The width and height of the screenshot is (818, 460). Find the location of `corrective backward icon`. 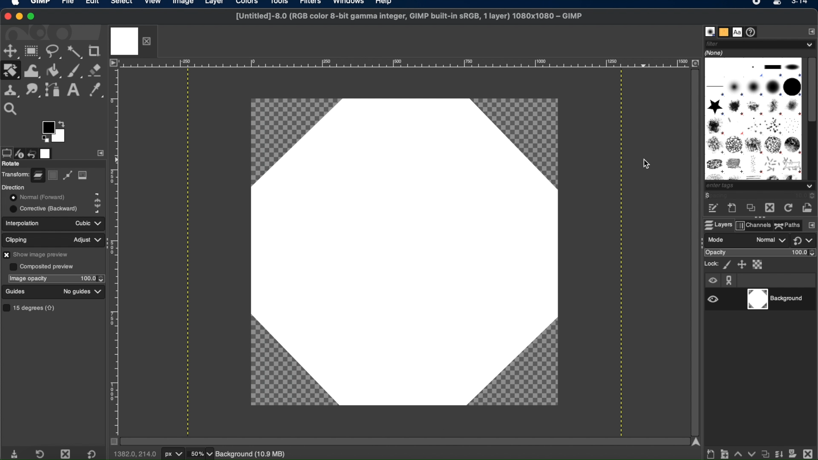

corrective backward icon is located at coordinates (96, 210).